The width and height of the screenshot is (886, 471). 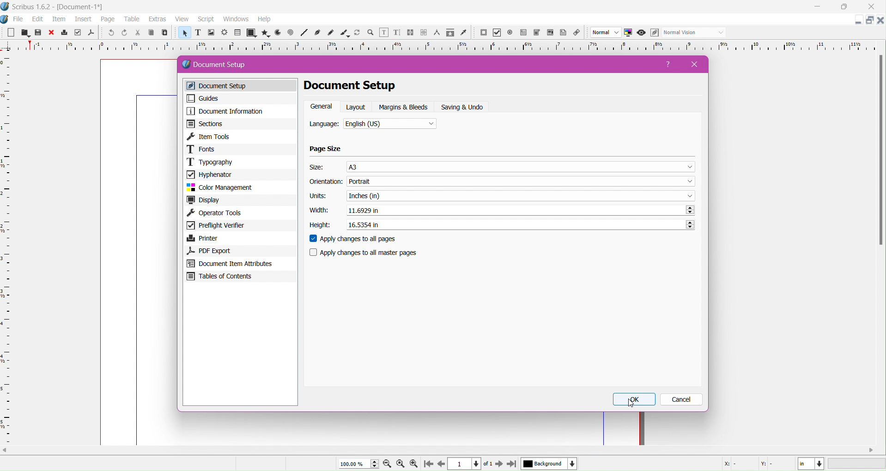 What do you see at coordinates (401, 464) in the screenshot?
I see `zoom to 100%` at bounding box center [401, 464].